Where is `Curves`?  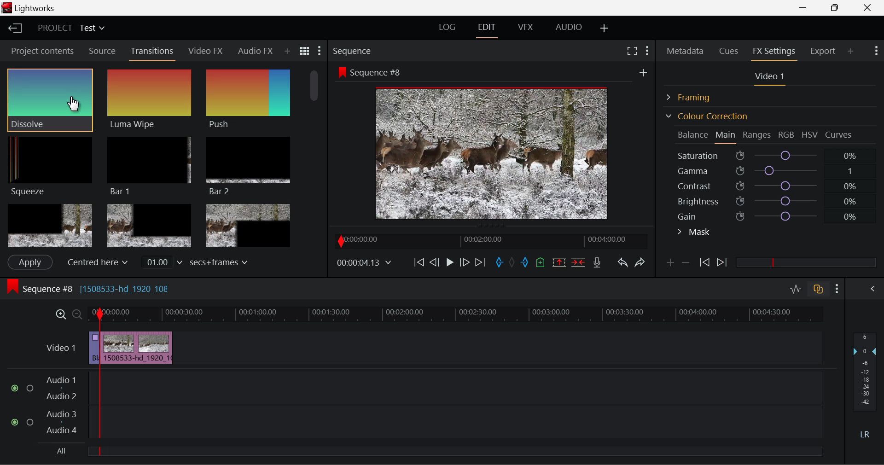
Curves is located at coordinates (840, 134).